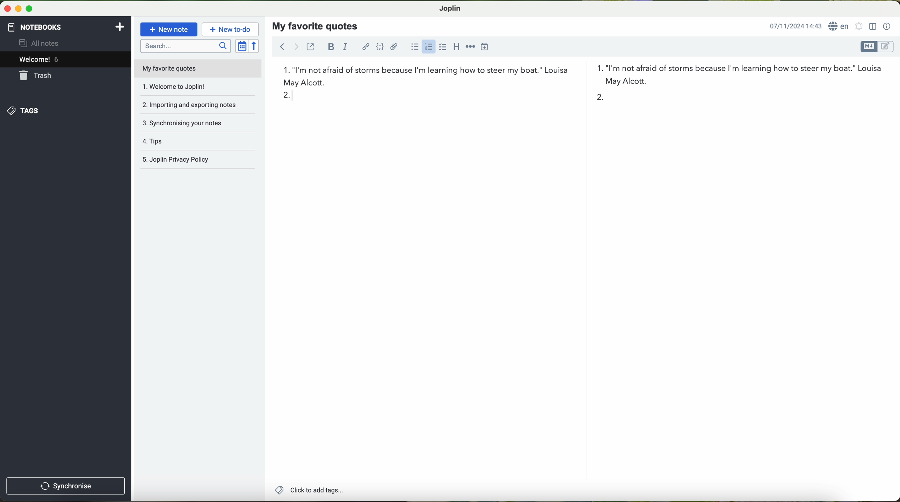  What do you see at coordinates (449, 8) in the screenshot?
I see `Joplin` at bounding box center [449, 8].